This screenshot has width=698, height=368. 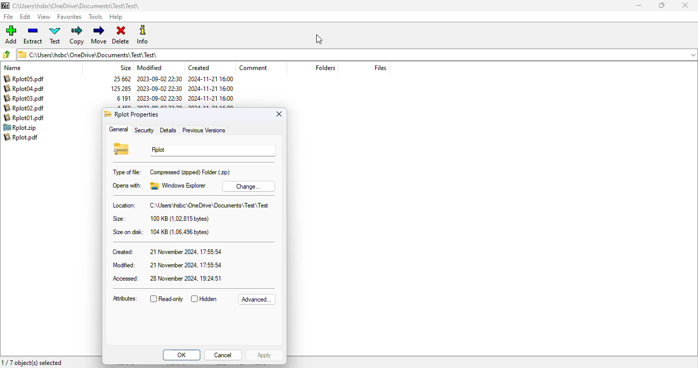 What do you see at coordinates (128, 172) in the screenshot?
I see `type of file:` at bounding box center [128, 172].